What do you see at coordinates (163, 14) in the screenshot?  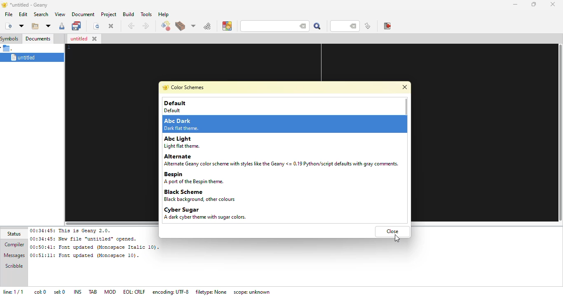 I see `help` at bounding box center [163, 14].